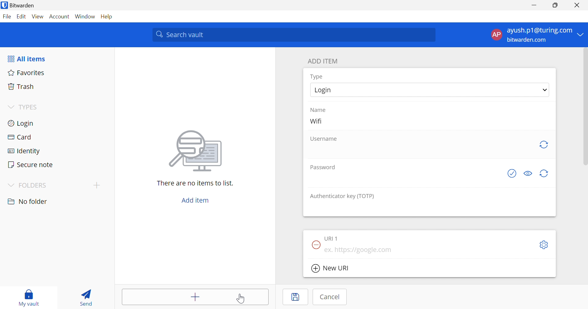  What do you see at coordinates (10, 186) in the screenshot?
I see `Drop Down` at bounding box center [10, 186].